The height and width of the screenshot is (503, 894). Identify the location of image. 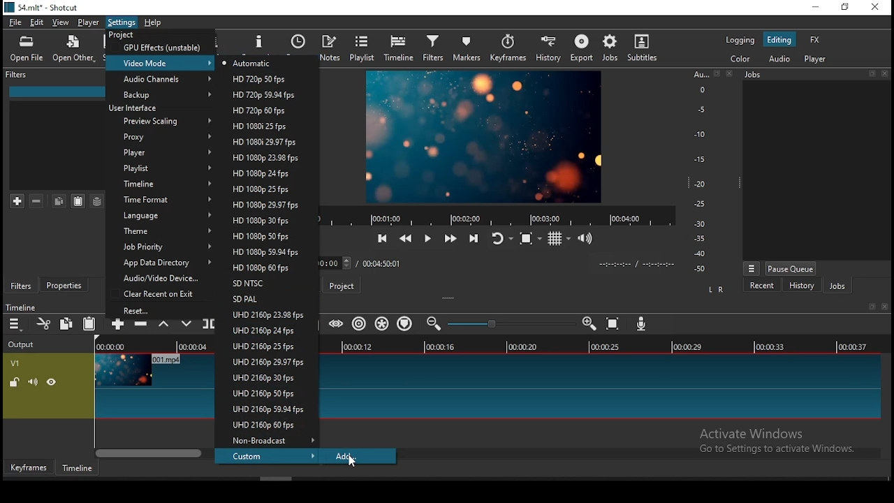
(124, 370).